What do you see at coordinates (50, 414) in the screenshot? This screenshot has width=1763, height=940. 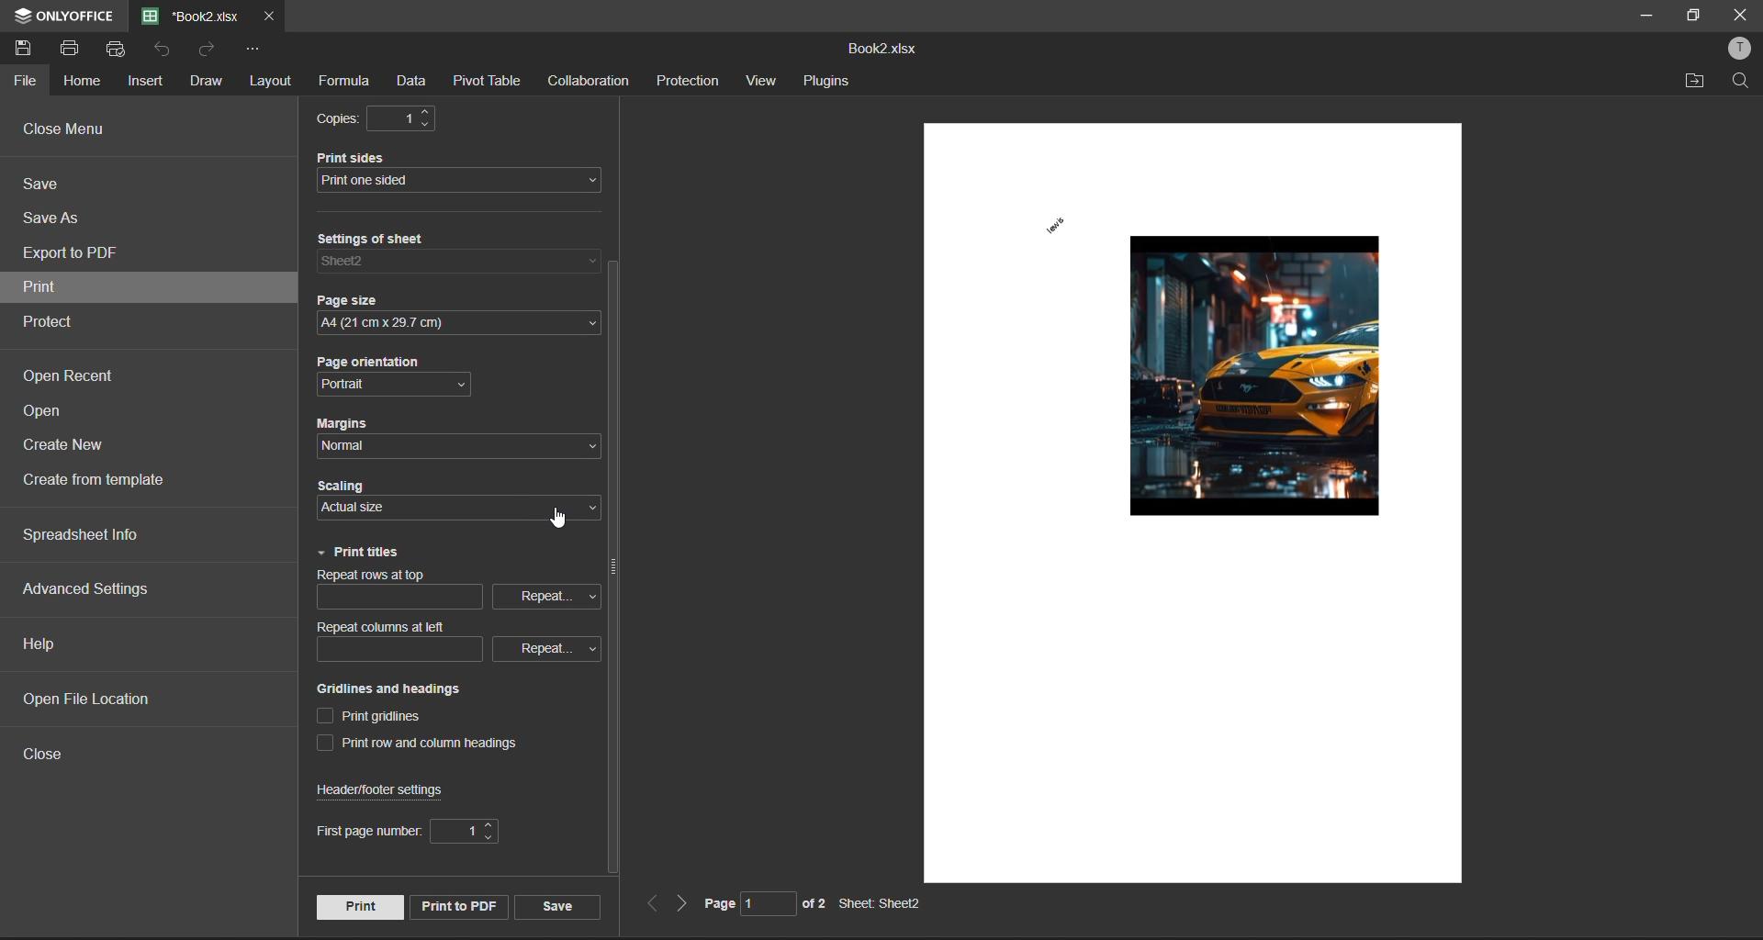 I see `open` at bounding box center [50, 414].